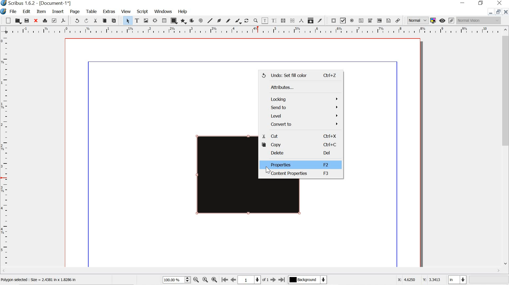  Describe the element at coordinates (41, 280) in the screenshot. I see `Polygon selected : Size = 2.4381 in x 1.8286 in` at that location.